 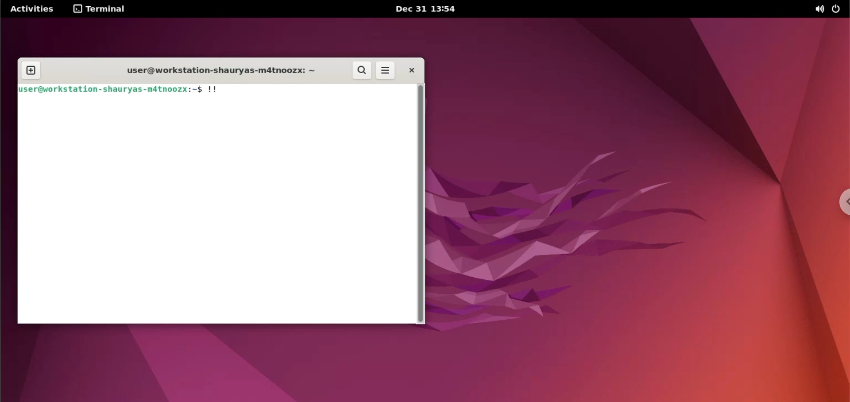 I want to click on more options, so click(x=386, y=71).